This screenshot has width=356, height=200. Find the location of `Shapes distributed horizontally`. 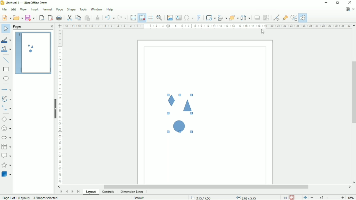

Shapes distributed horizontally is located at coordinates (181, 113).